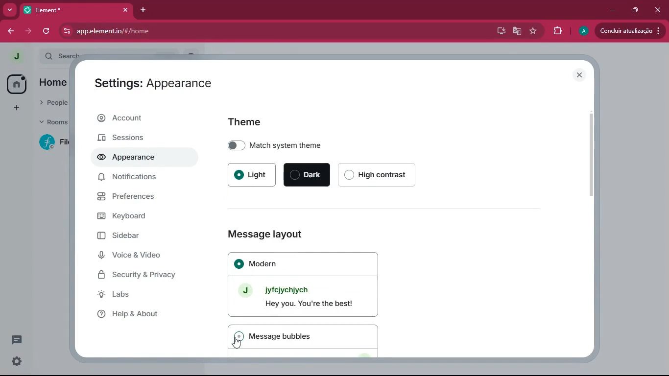 This screenshot has height=376, width=669. I want to click on quick settings, so click(16, 361).